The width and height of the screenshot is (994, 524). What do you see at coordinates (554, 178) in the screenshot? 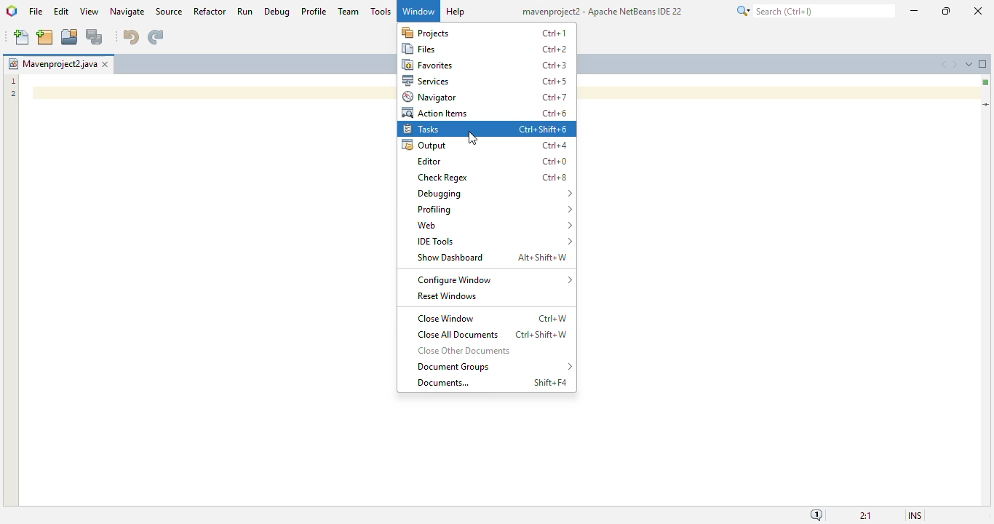
I see `shortcut for check regex` at bounding box center [554, 178].